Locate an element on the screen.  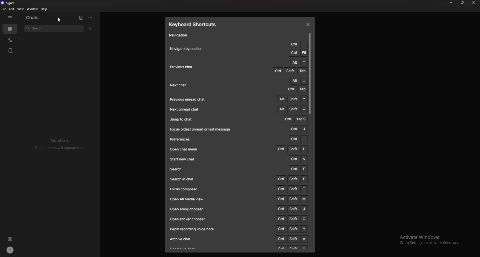
help is located at coordinates (44, 9).